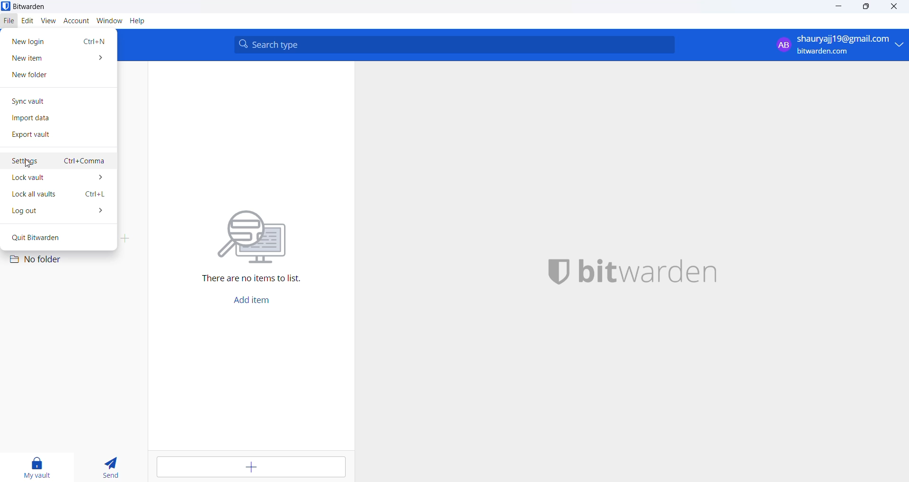 This screenshot has height=482, width=909. I want to click on shauryajj19@gmail.com bitwarden.com, so click(851, 44).